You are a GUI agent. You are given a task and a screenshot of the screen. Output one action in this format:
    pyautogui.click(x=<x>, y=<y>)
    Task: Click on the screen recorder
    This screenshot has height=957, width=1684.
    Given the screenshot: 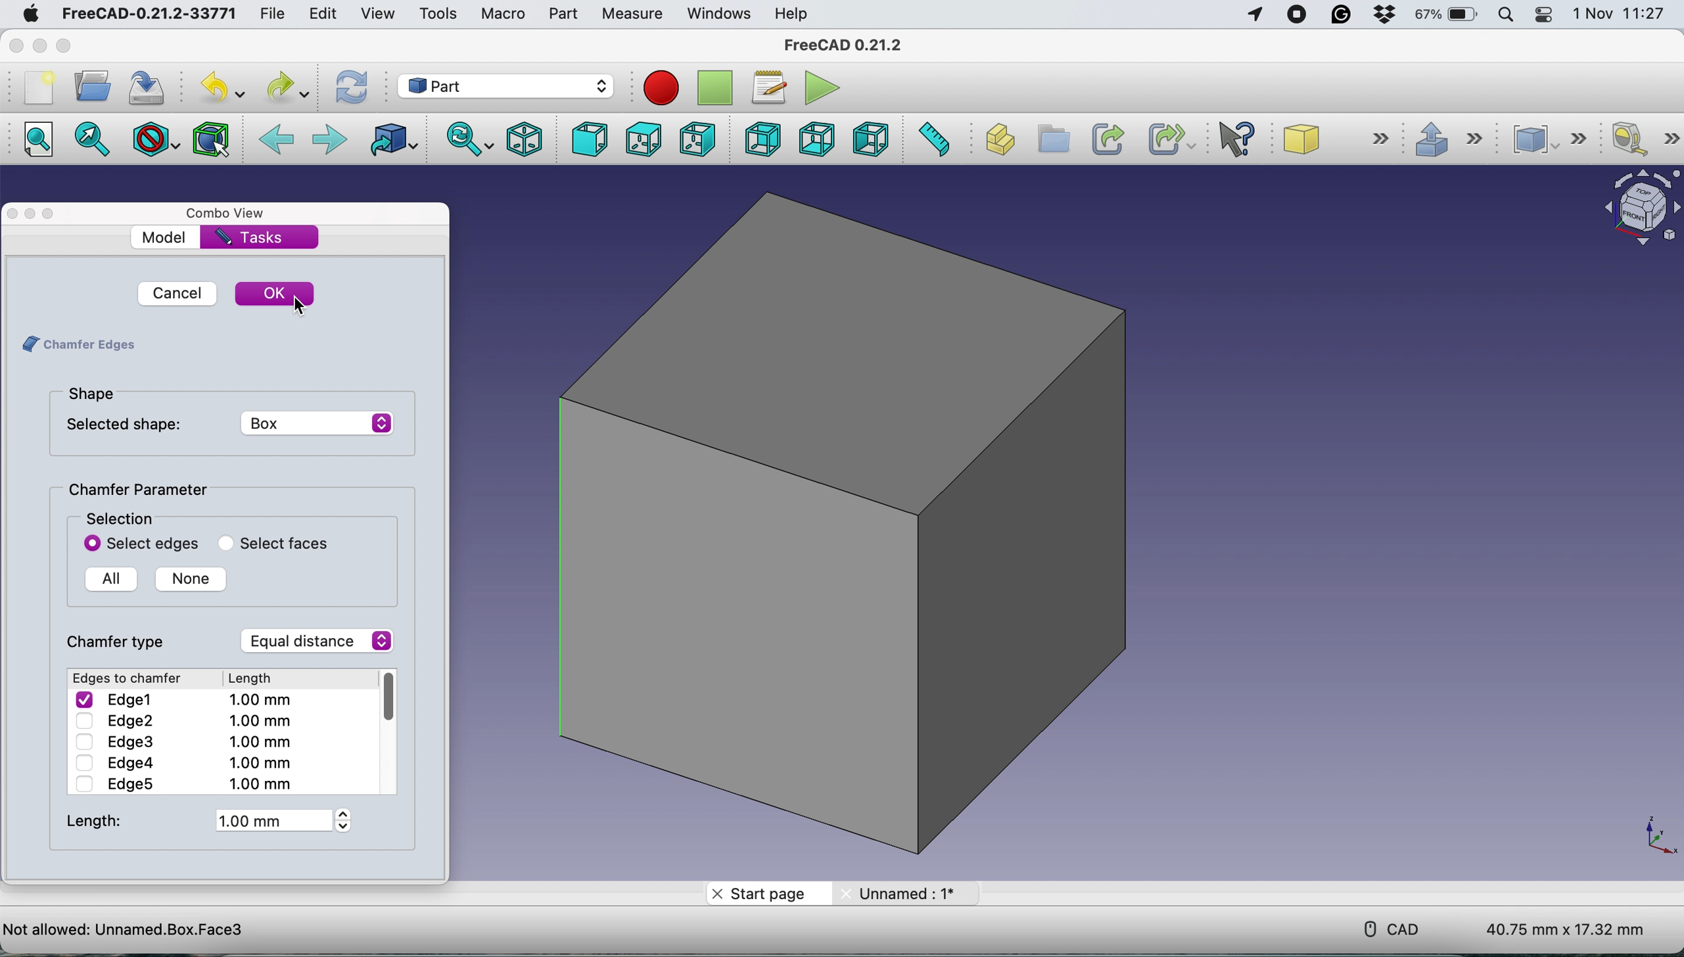 What is the action you would take?
    pyautogui.click(x=1298, y=14)
    